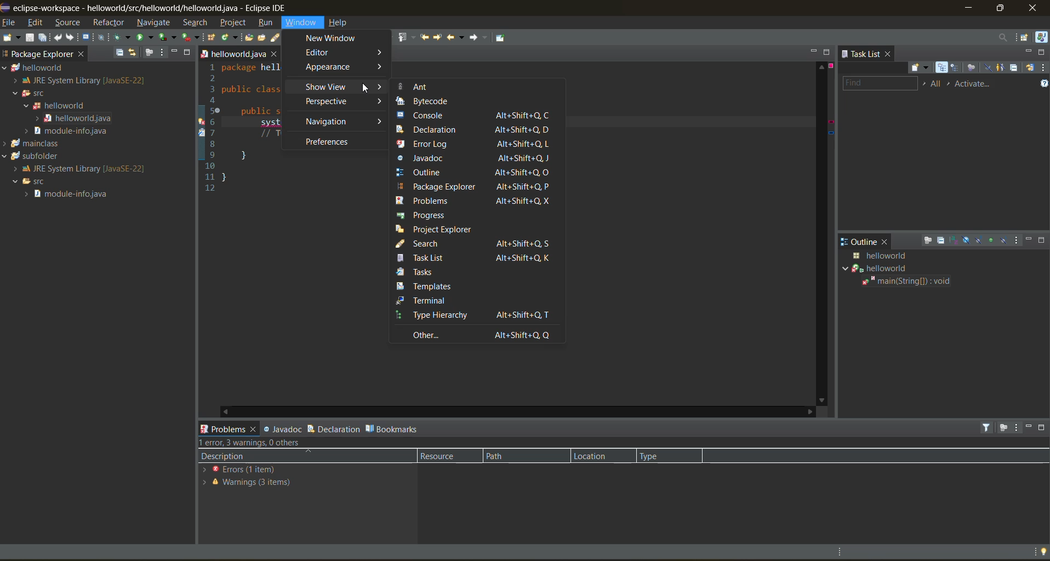  I want to click on minimize, so click(969, 8).